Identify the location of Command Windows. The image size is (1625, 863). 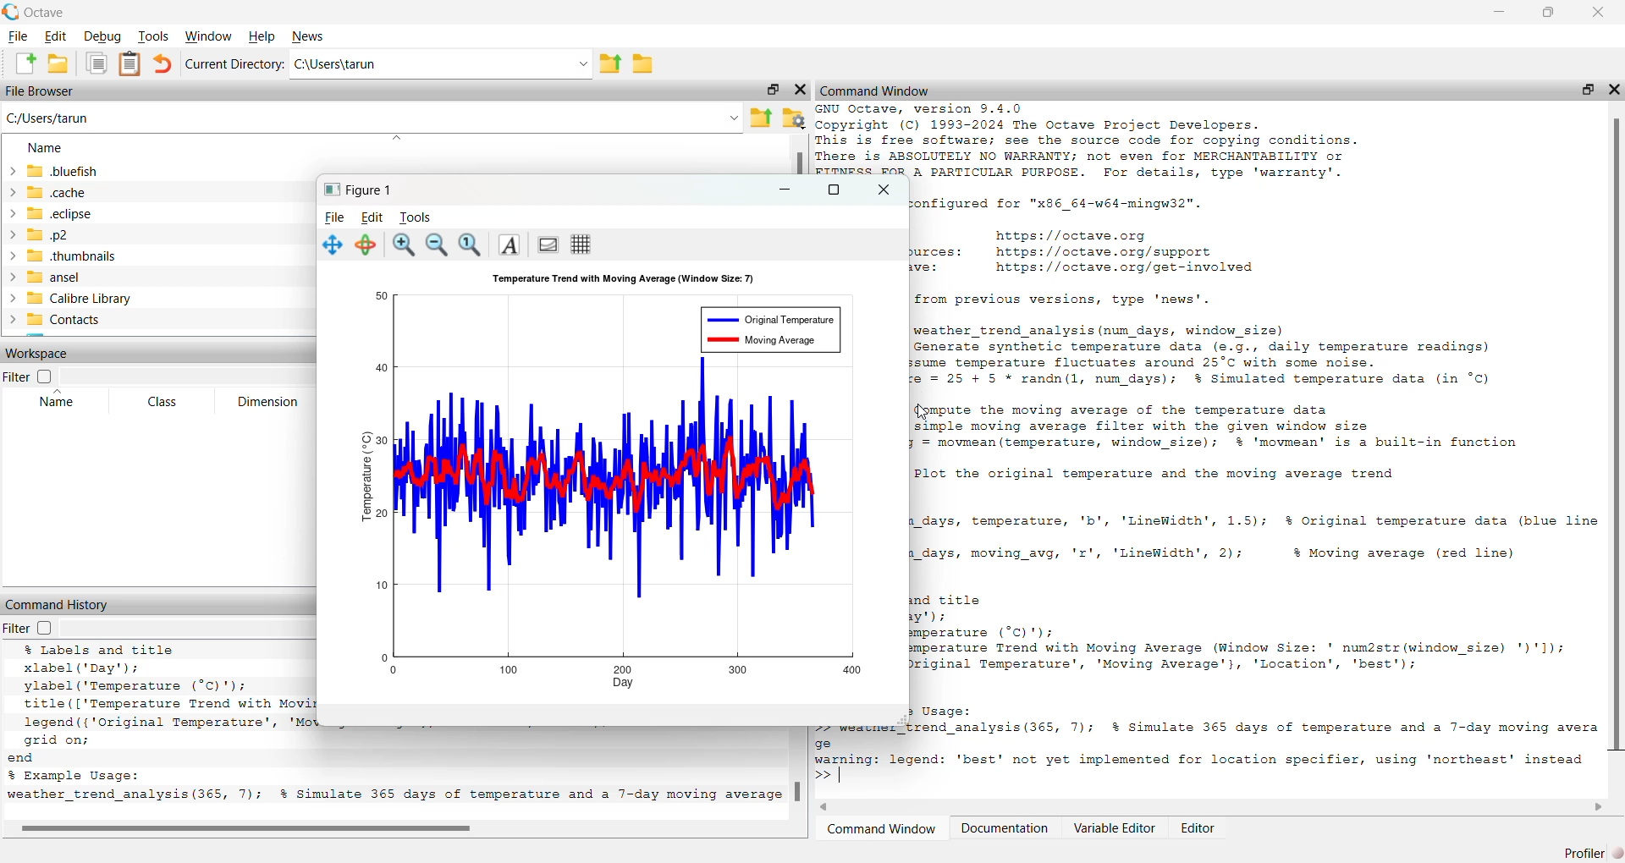
(879, 91).